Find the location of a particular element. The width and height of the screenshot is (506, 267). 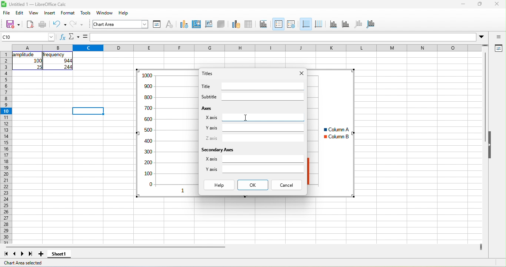

maximize is located at coordinates (480, 4).